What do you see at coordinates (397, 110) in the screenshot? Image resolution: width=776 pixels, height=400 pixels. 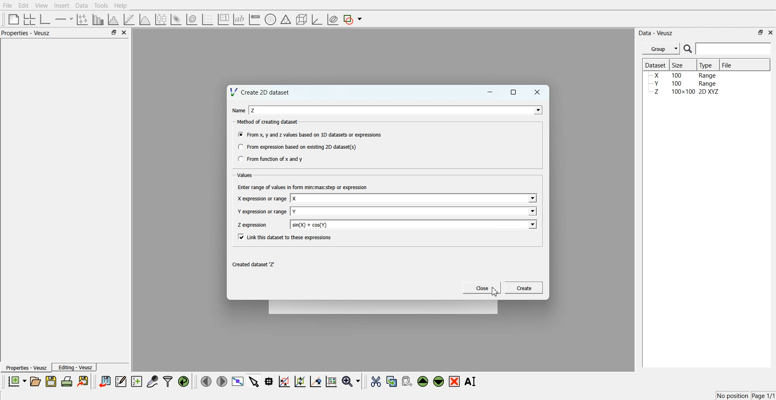 I see `Enter name` at bounding box center [397, 110].